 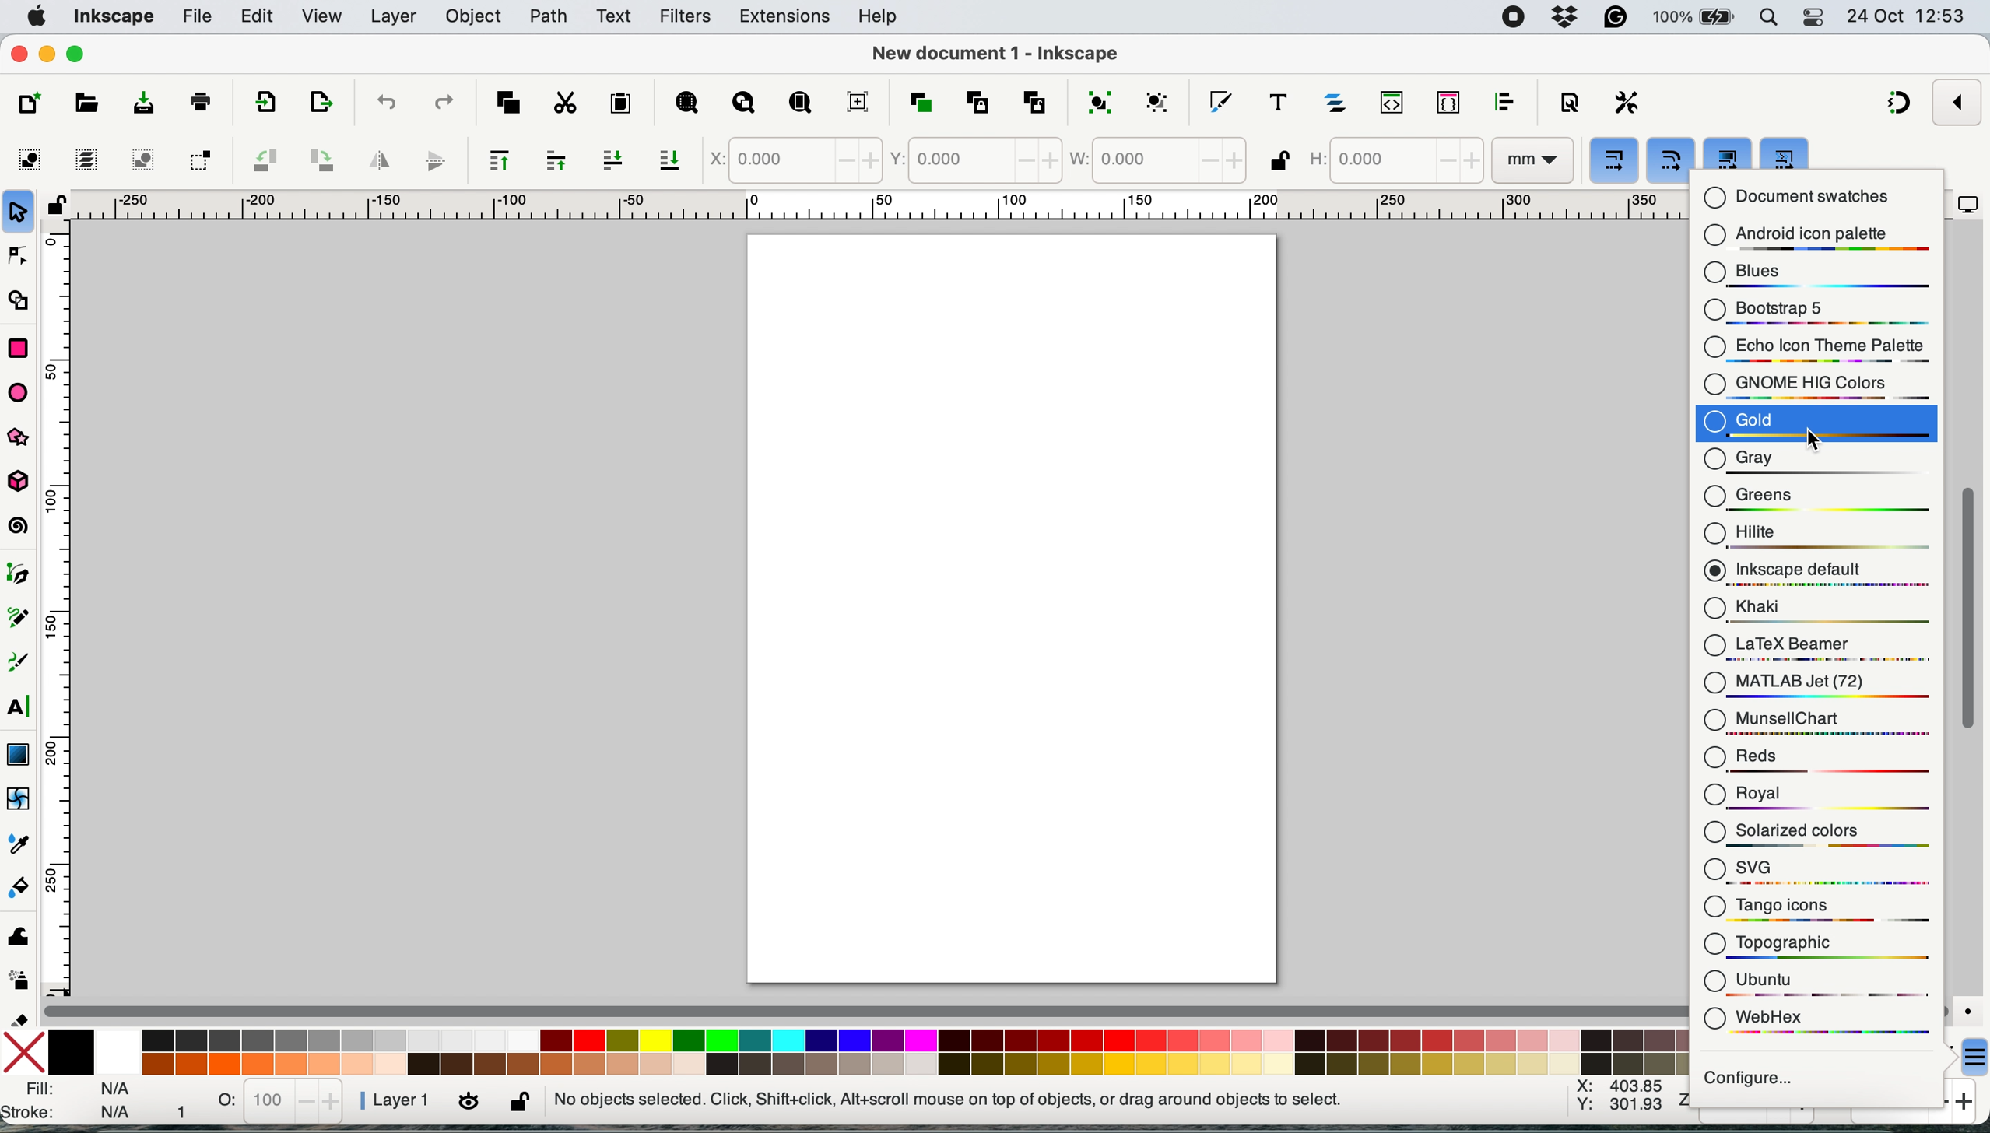 I want to click on topographic, so click(x=1809, y=944).